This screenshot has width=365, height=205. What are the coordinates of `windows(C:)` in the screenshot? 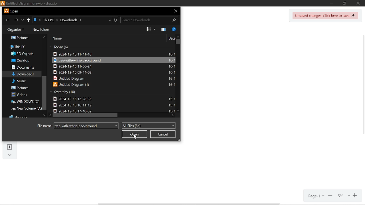 It's located at (24, 102).